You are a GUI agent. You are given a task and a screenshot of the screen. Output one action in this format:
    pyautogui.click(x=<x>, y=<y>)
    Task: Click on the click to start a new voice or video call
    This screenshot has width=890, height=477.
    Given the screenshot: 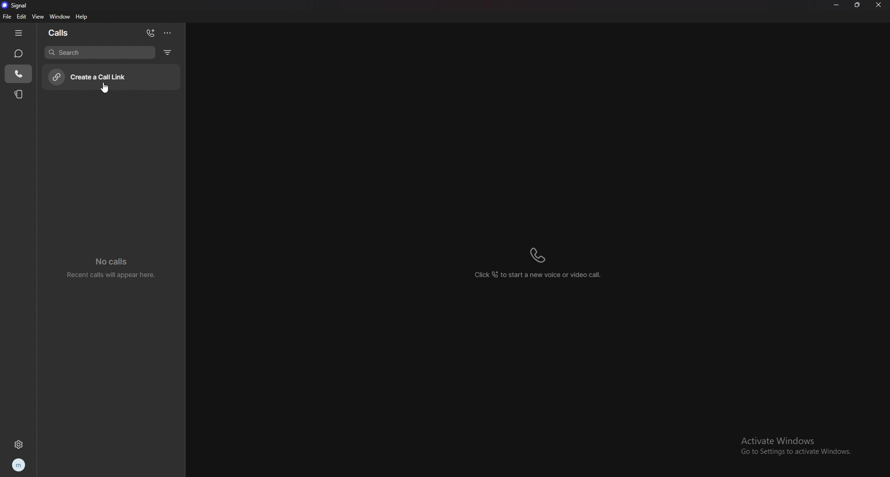 What is the action you would take?
    pyautogui.click(x=543, y=260)
    